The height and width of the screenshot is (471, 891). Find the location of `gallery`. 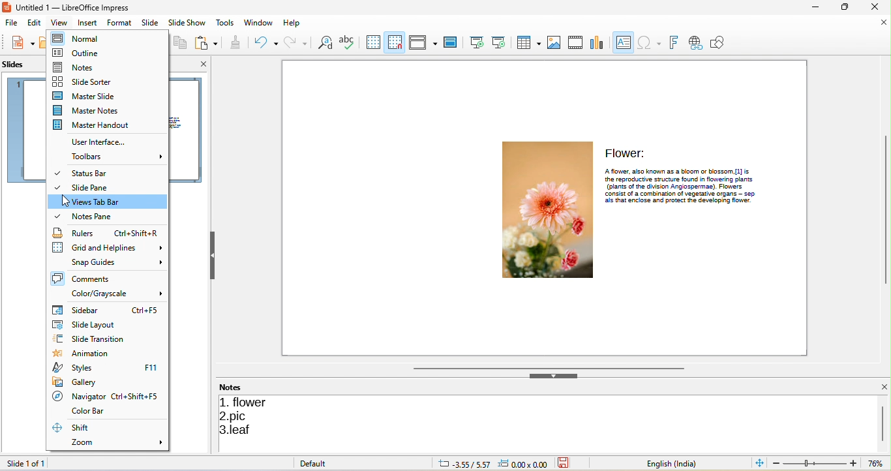

gallery is located at coordinates (93, 382).